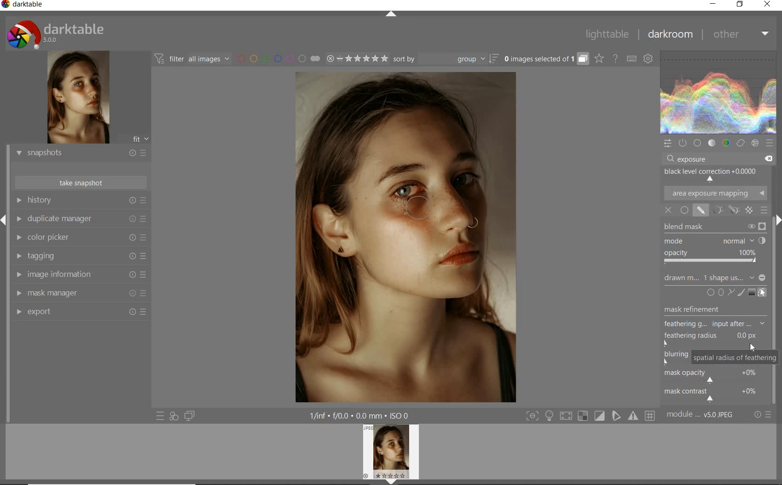 Image resolution: width=782 pixels, height=485 pixels. Describe the element at coordinates (753, 348) in the screenshot. I see `CURSOR POSITION` at that location.